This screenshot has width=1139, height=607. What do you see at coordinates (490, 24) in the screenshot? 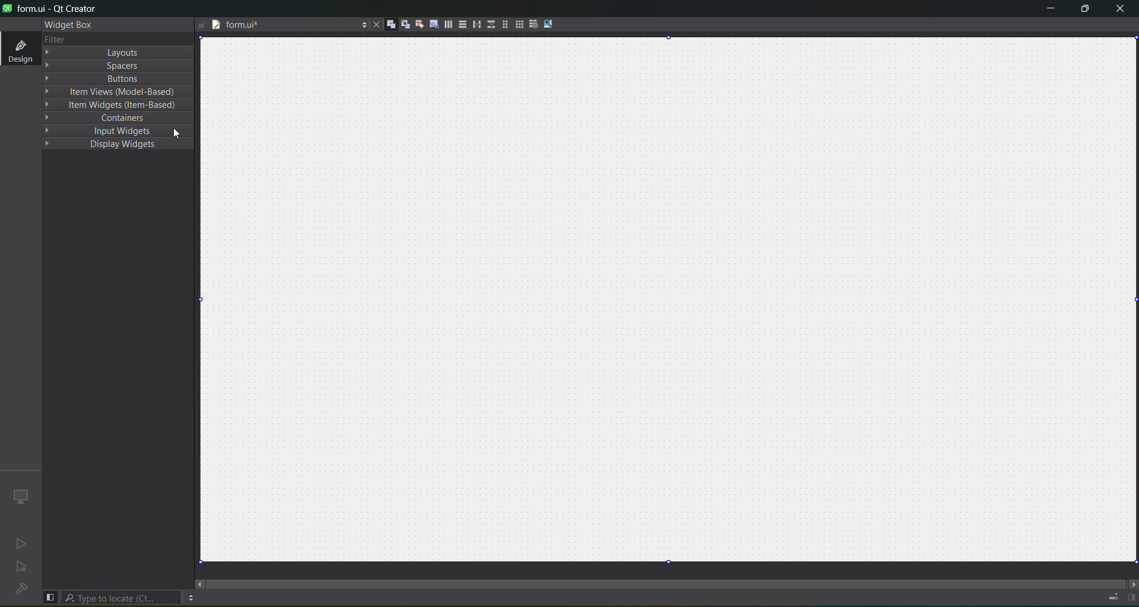
I see `vertical splitter` at bounding box center [490, 24].